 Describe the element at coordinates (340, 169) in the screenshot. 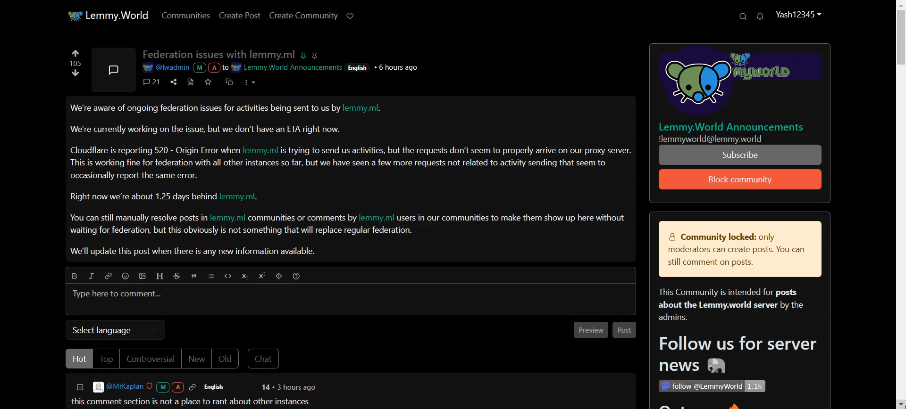

I see `This is working fine for federation with all other instances so far, but we have seen a few more requests not related to activity sending that seem to
occasionally report the same error.` at that location.